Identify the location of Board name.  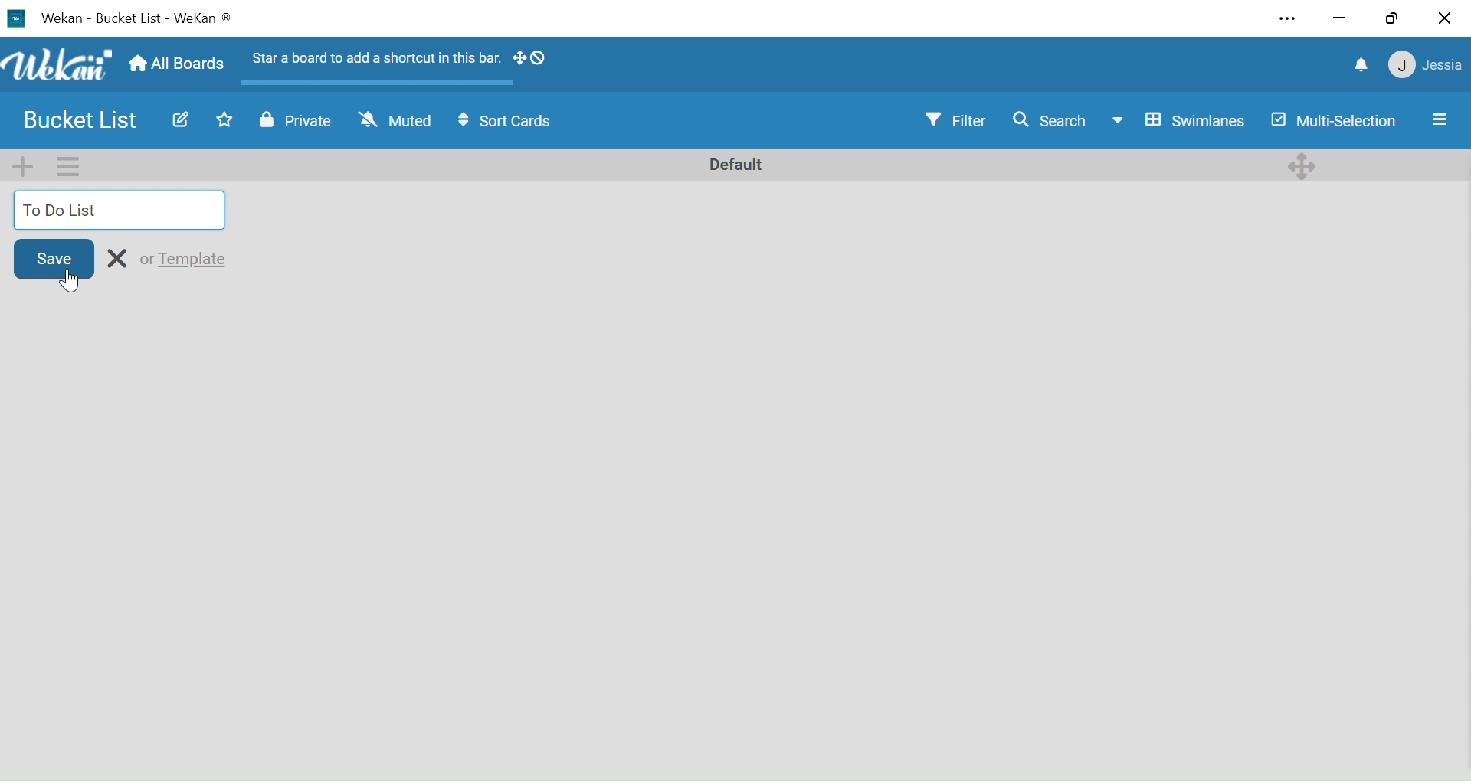
(84, 121).